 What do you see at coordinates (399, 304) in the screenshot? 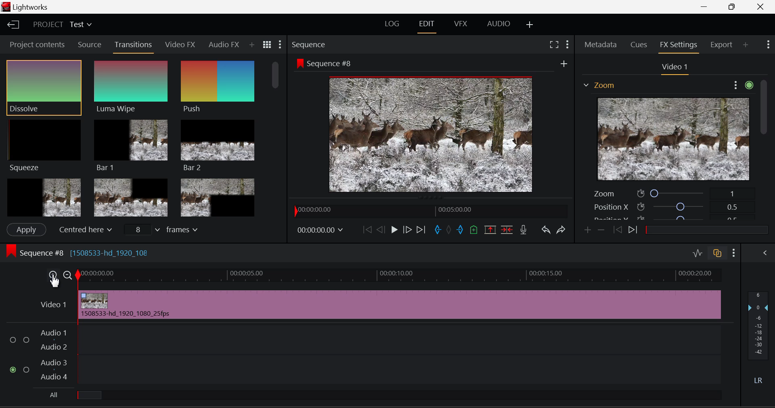
I see `Zoomed In Clip` at bounding box center [399, 304].